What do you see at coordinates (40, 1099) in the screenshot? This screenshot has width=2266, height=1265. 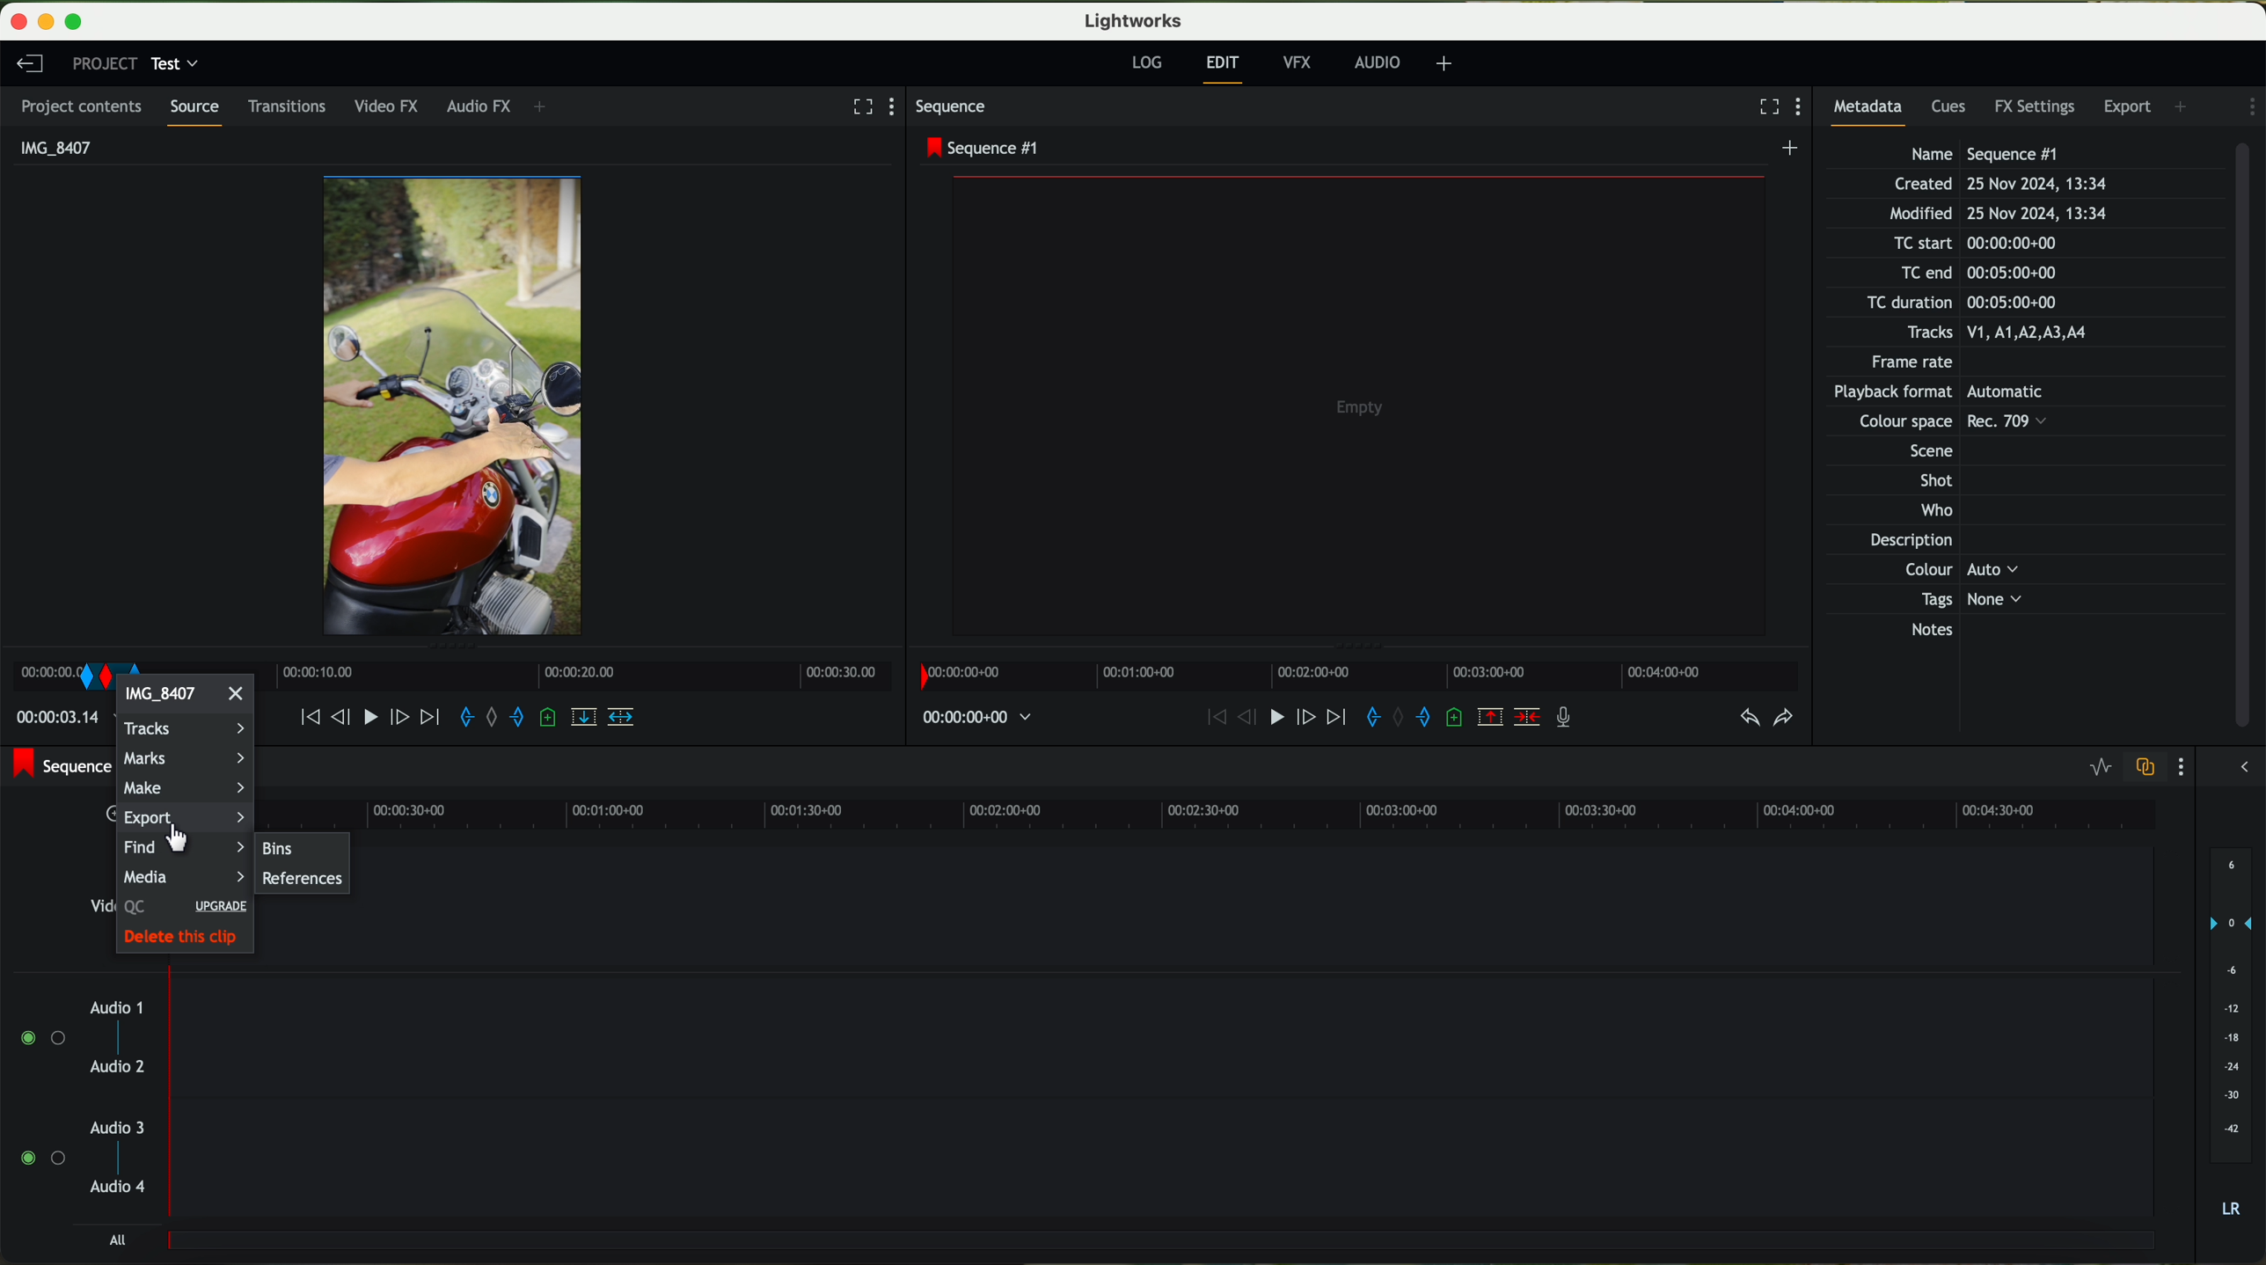 I see `enable audio tracks` at bounding box center [40, 1099].